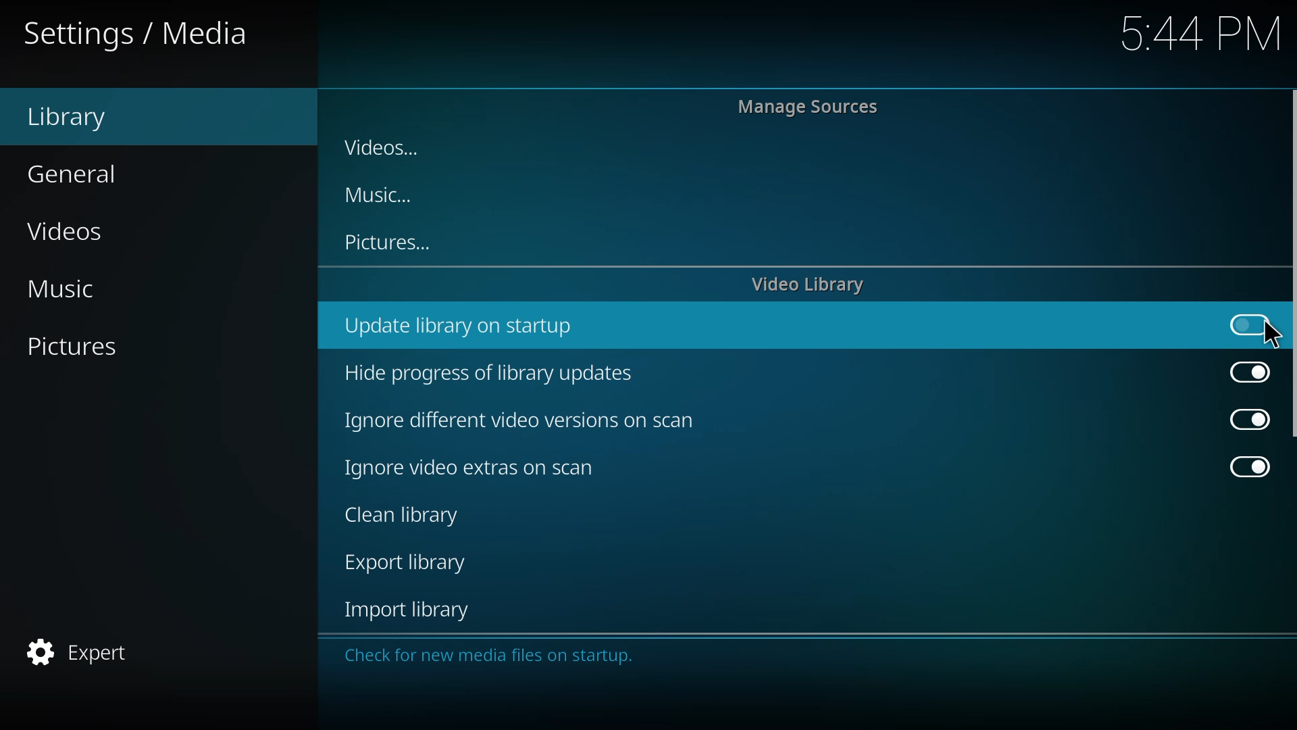 The width and height of the screenshot is (1297, 730). Describe the element at coordinates (82, 345) in the screenshot. I see `pictures` at that location.